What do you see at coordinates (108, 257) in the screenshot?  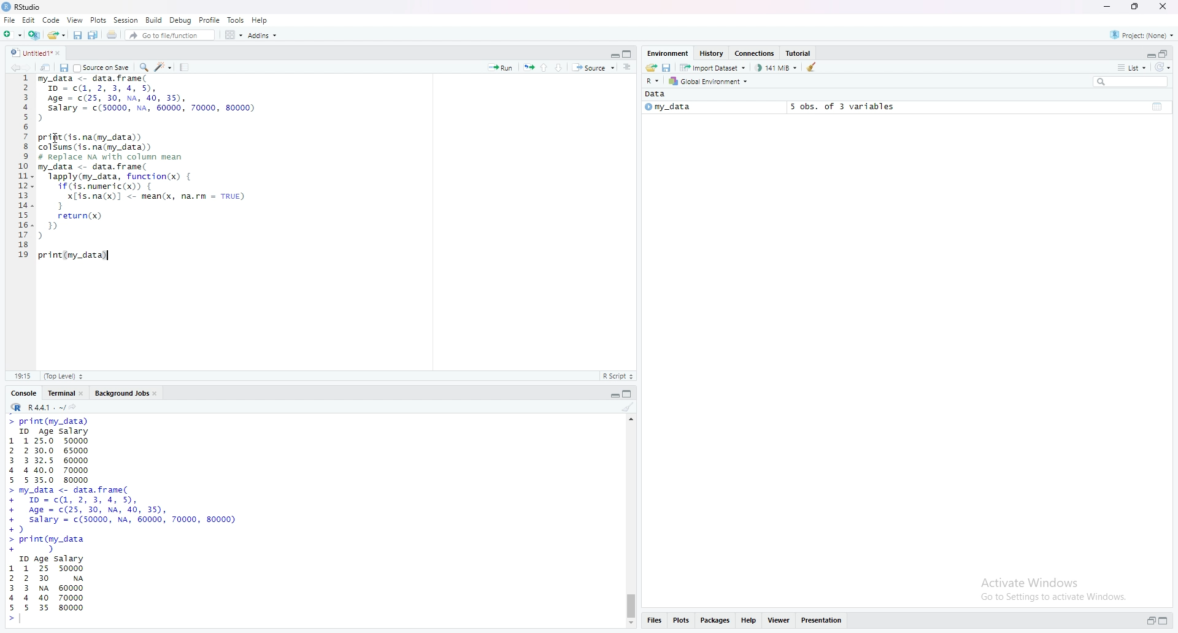 I see `text pointer` at bounding box center [108, 257].